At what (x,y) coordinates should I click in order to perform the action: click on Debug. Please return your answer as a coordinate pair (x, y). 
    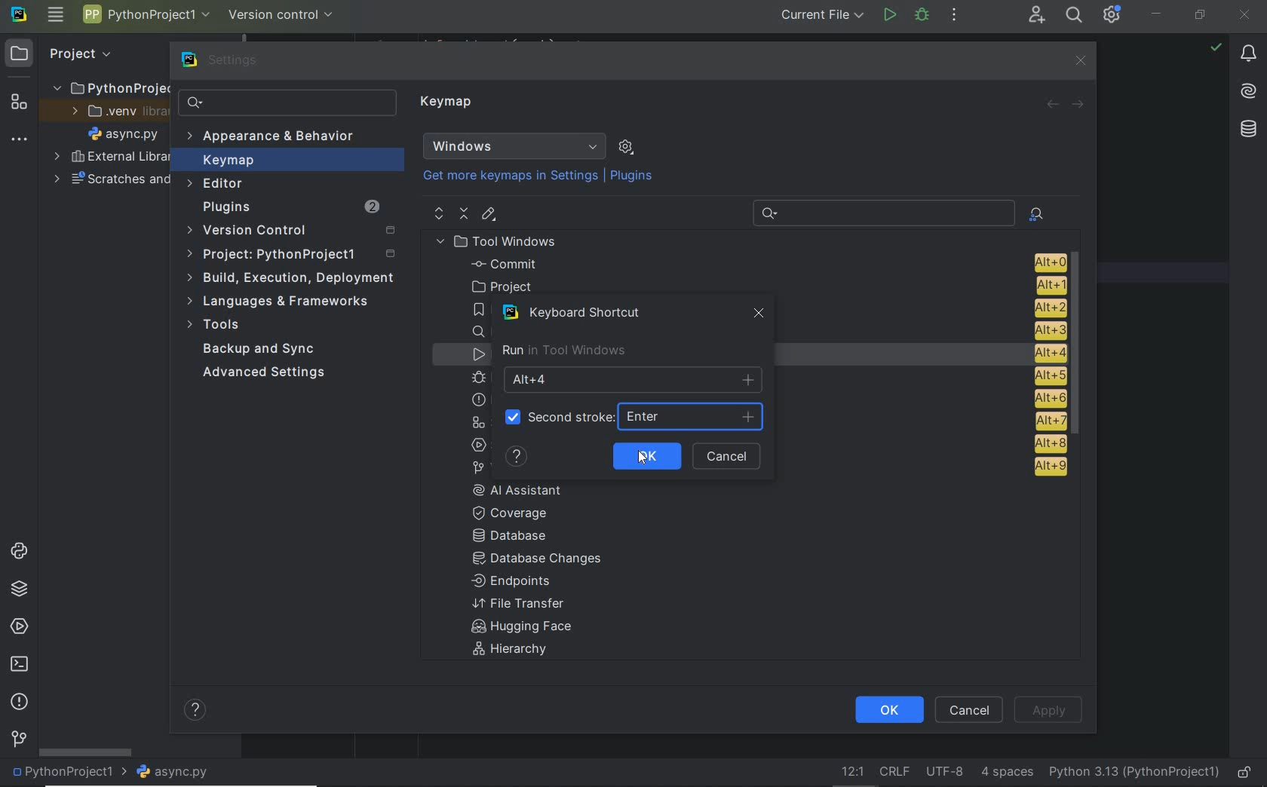
    Looking at the image, I should click on (922, 16).